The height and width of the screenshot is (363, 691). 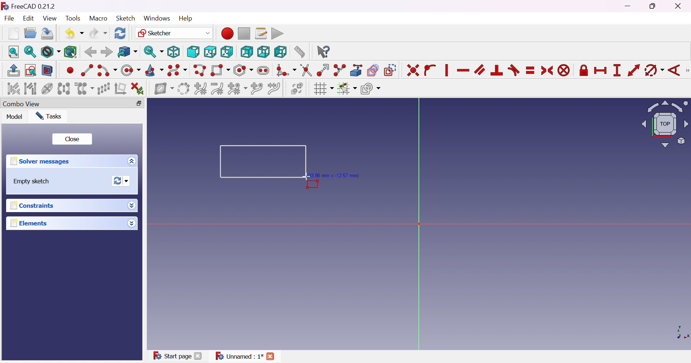 What do you see at coordinates (13, 88) in the screenshot?
I see `Select associated constraints` at bounding box center [13, 88].